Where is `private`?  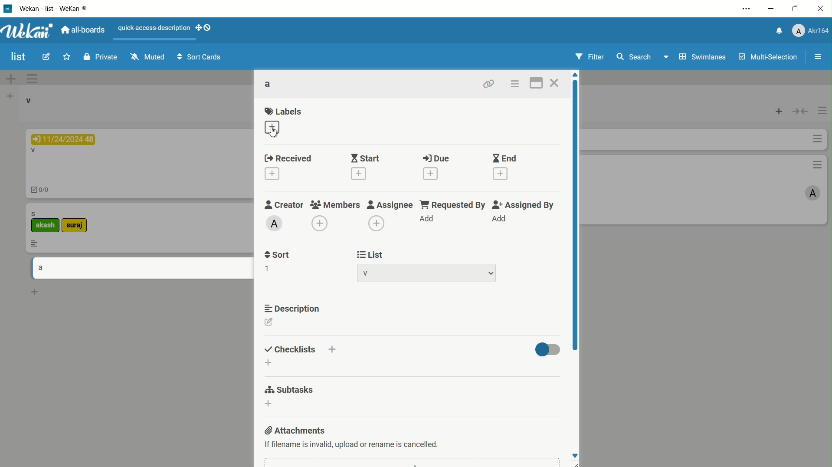 private is located at coordinates (99, 58).